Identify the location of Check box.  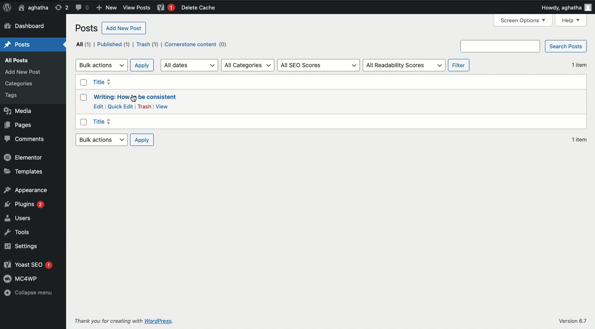
(83, 82).